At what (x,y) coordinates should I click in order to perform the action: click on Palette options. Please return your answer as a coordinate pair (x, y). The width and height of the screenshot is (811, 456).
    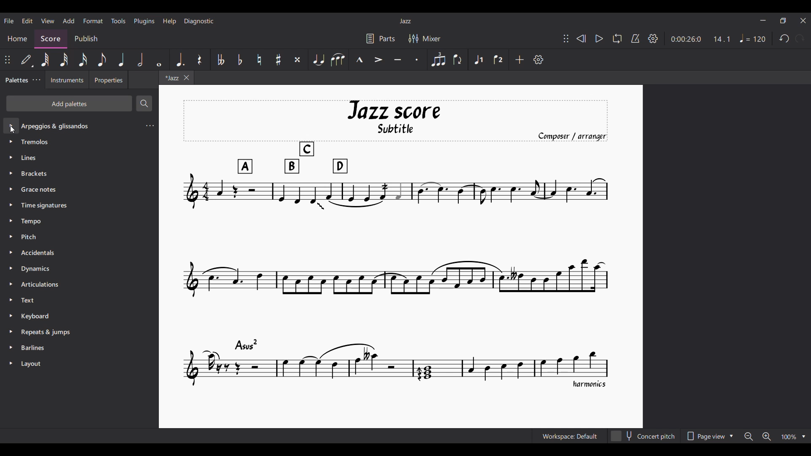
    Looking at the image, I should click on (57, 127).